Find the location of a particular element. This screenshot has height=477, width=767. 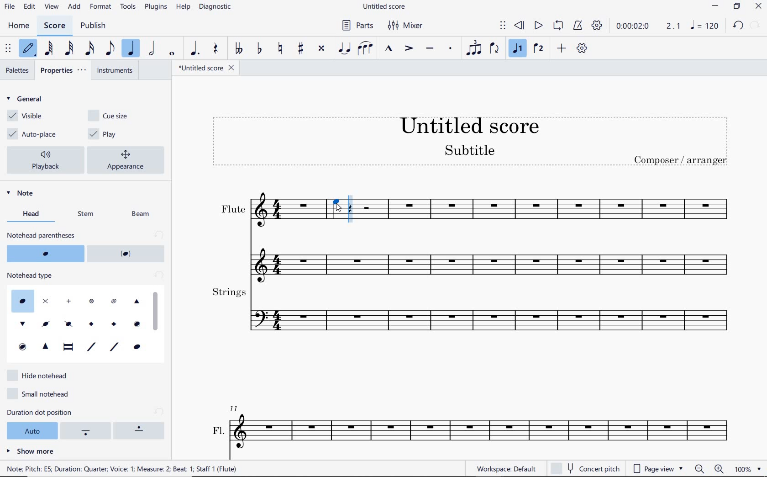

close is located at coordinates (758, 7).